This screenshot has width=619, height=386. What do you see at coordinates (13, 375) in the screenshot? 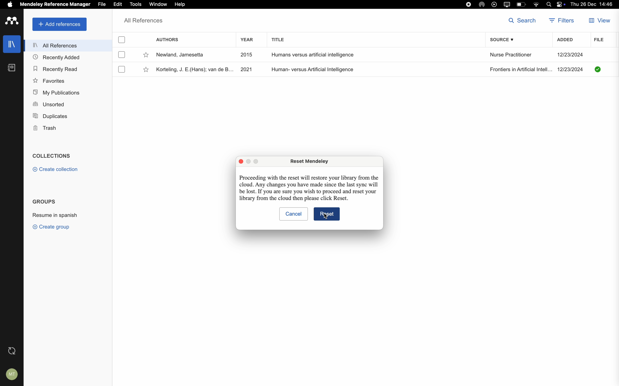
I see `account settings` at bounding box center [13, 375].